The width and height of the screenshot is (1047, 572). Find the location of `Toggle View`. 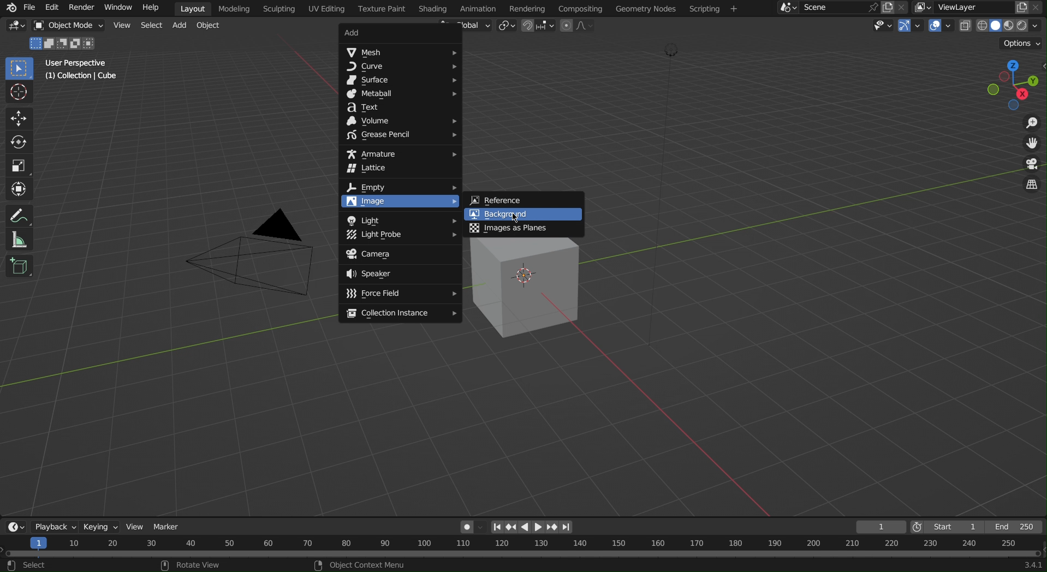

Toggle View is located at coordinates (1033, 187).